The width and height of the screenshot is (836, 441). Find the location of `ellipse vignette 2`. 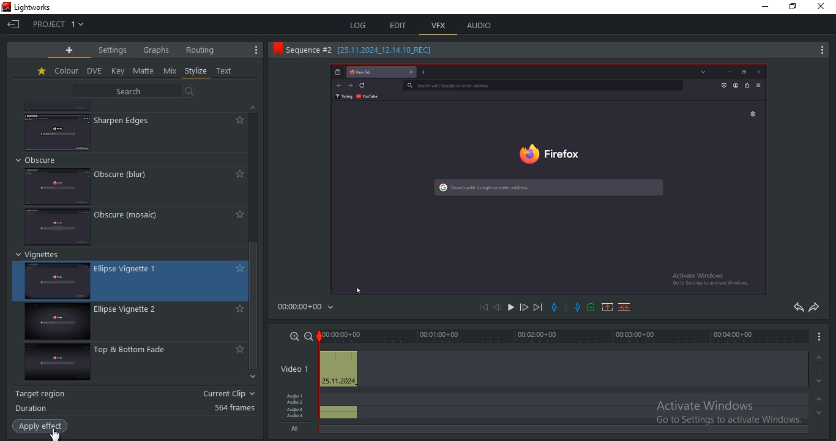

ellipse vignette 2 is located at coordinates (55, 323).